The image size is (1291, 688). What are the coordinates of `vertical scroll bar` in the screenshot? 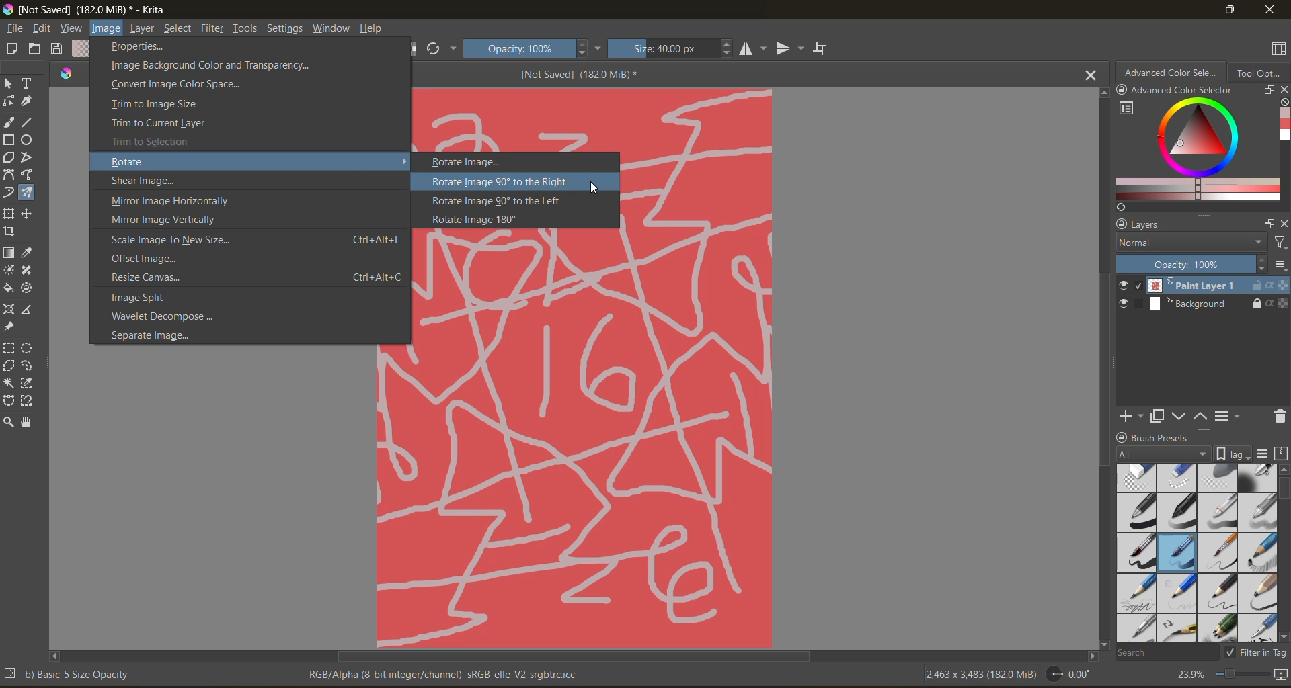 It's located at (1283, 488).